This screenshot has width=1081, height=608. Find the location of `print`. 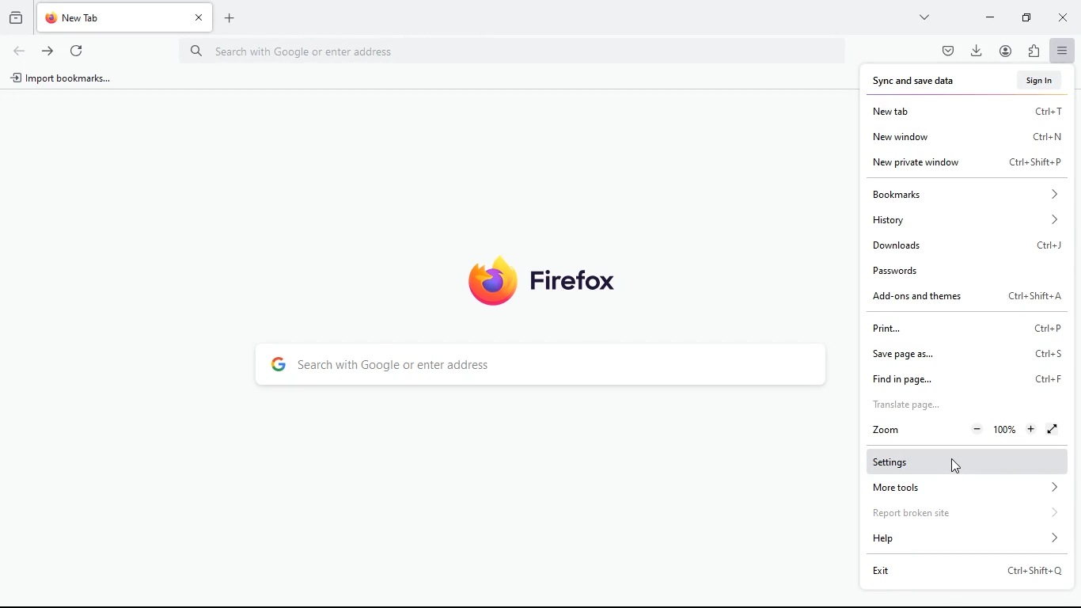

print is located at coordinates (963, 328).